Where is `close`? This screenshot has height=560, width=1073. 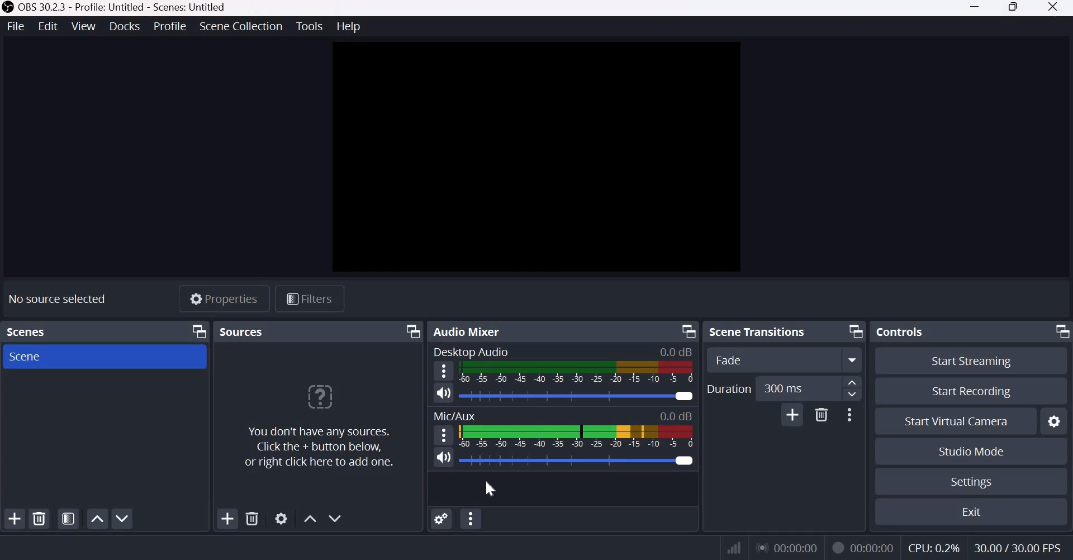
close is located at coordinates (1053, 8).